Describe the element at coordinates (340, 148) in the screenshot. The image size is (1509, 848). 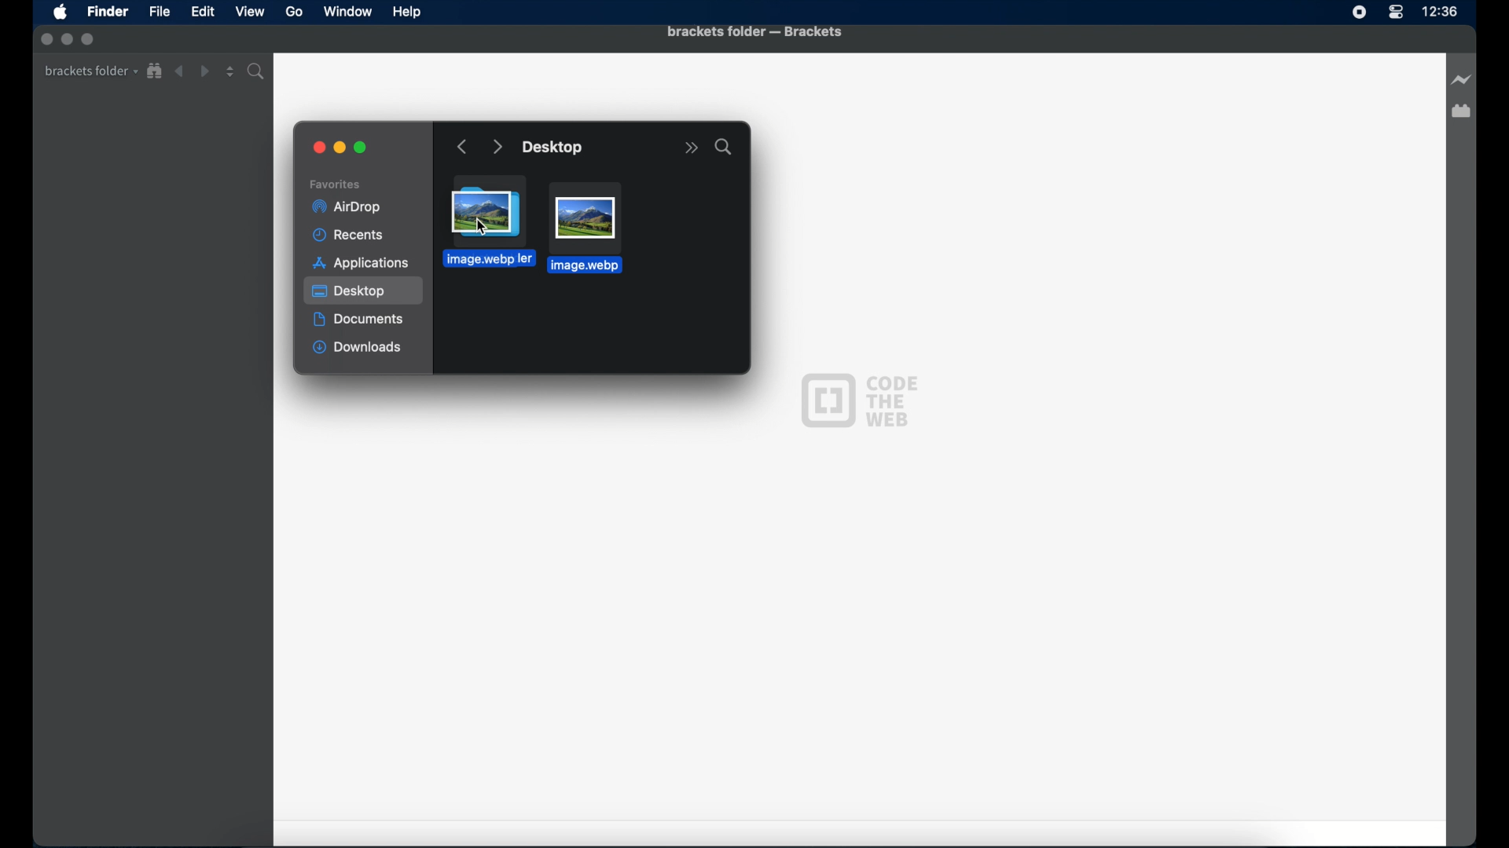
I see `minimize` at that location.